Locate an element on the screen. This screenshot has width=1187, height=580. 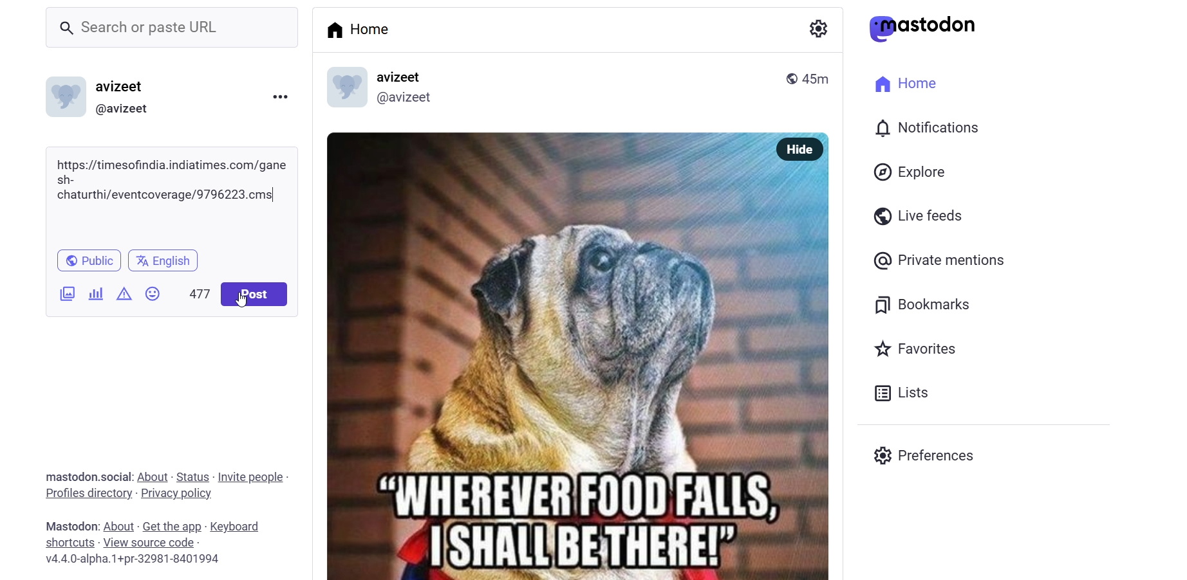
avizeet is located at coordinates (139, 88).